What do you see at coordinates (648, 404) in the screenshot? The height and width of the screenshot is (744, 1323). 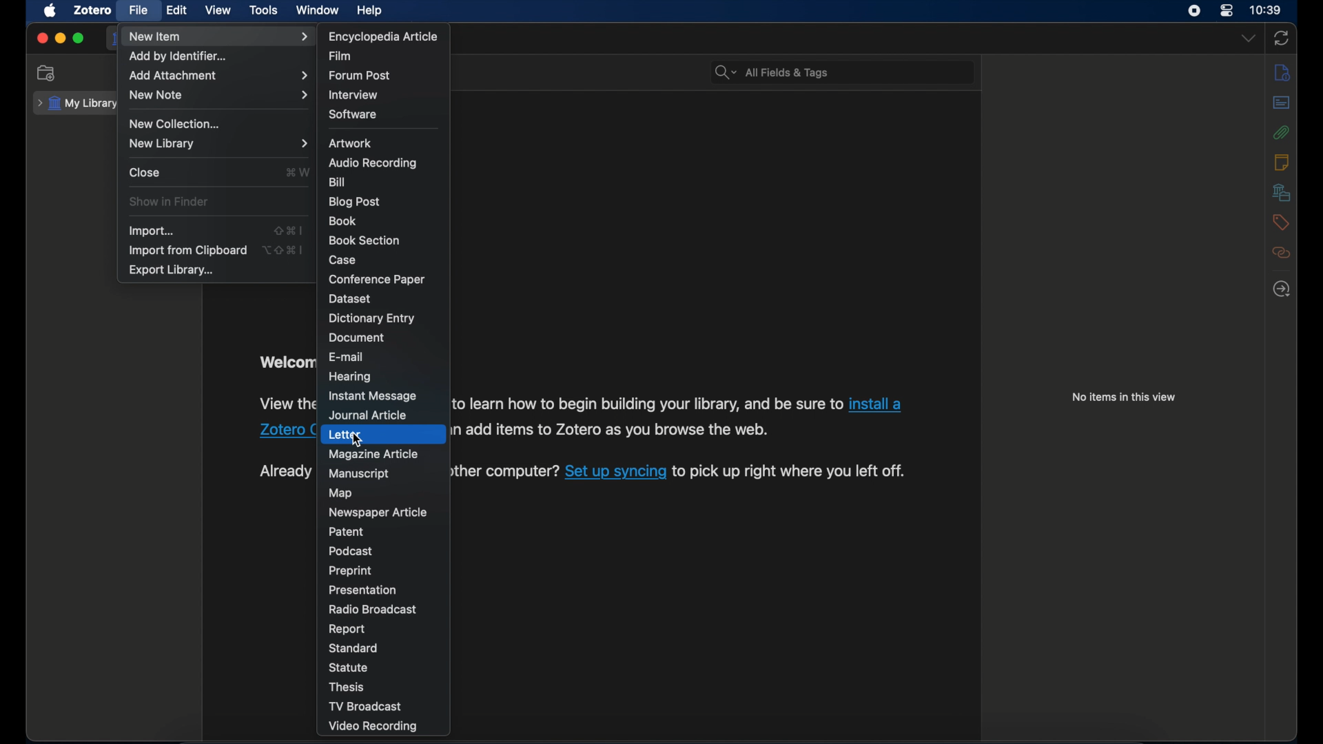 I see `to learn how to begin building your library, and be sure to` at bounding box center [648, 404].